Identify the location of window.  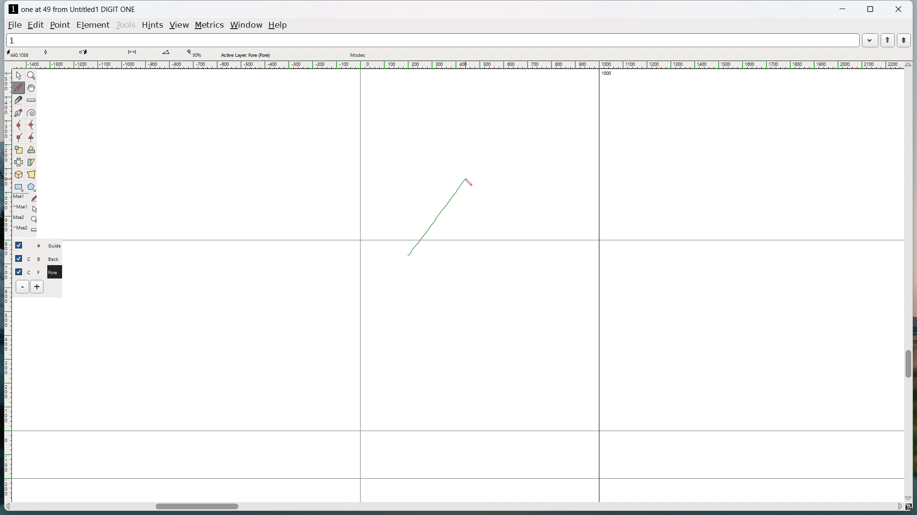
(247, 25).